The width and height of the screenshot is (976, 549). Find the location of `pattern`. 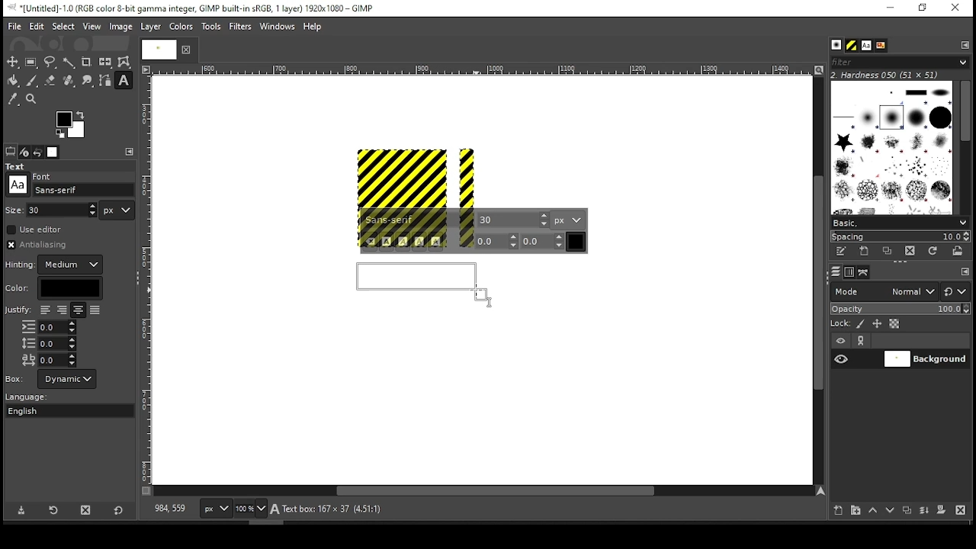

pattern is located at coordinates (852, 46).